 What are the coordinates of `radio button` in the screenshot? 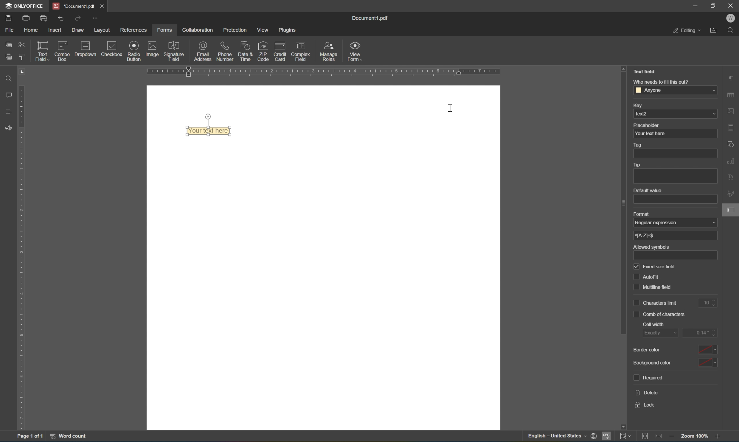 It's located at (133, 51).